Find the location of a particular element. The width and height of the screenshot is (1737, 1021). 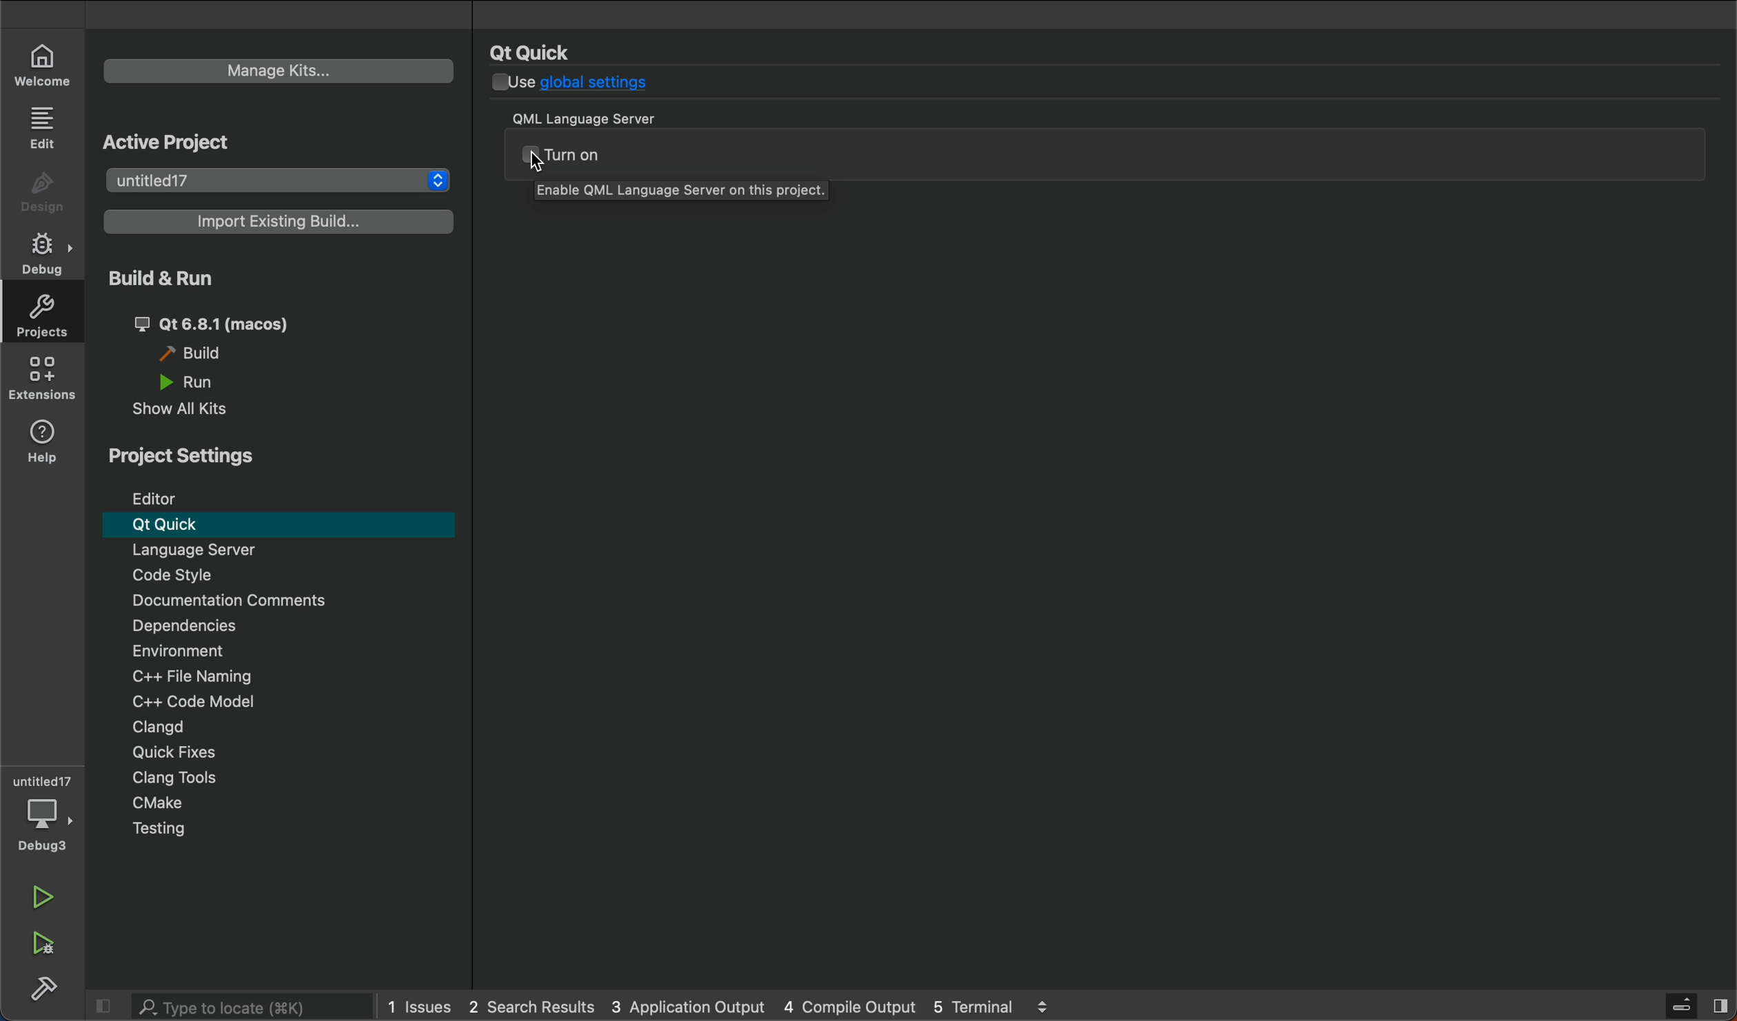

qt 6.81  is located at coordinates (239, 320).